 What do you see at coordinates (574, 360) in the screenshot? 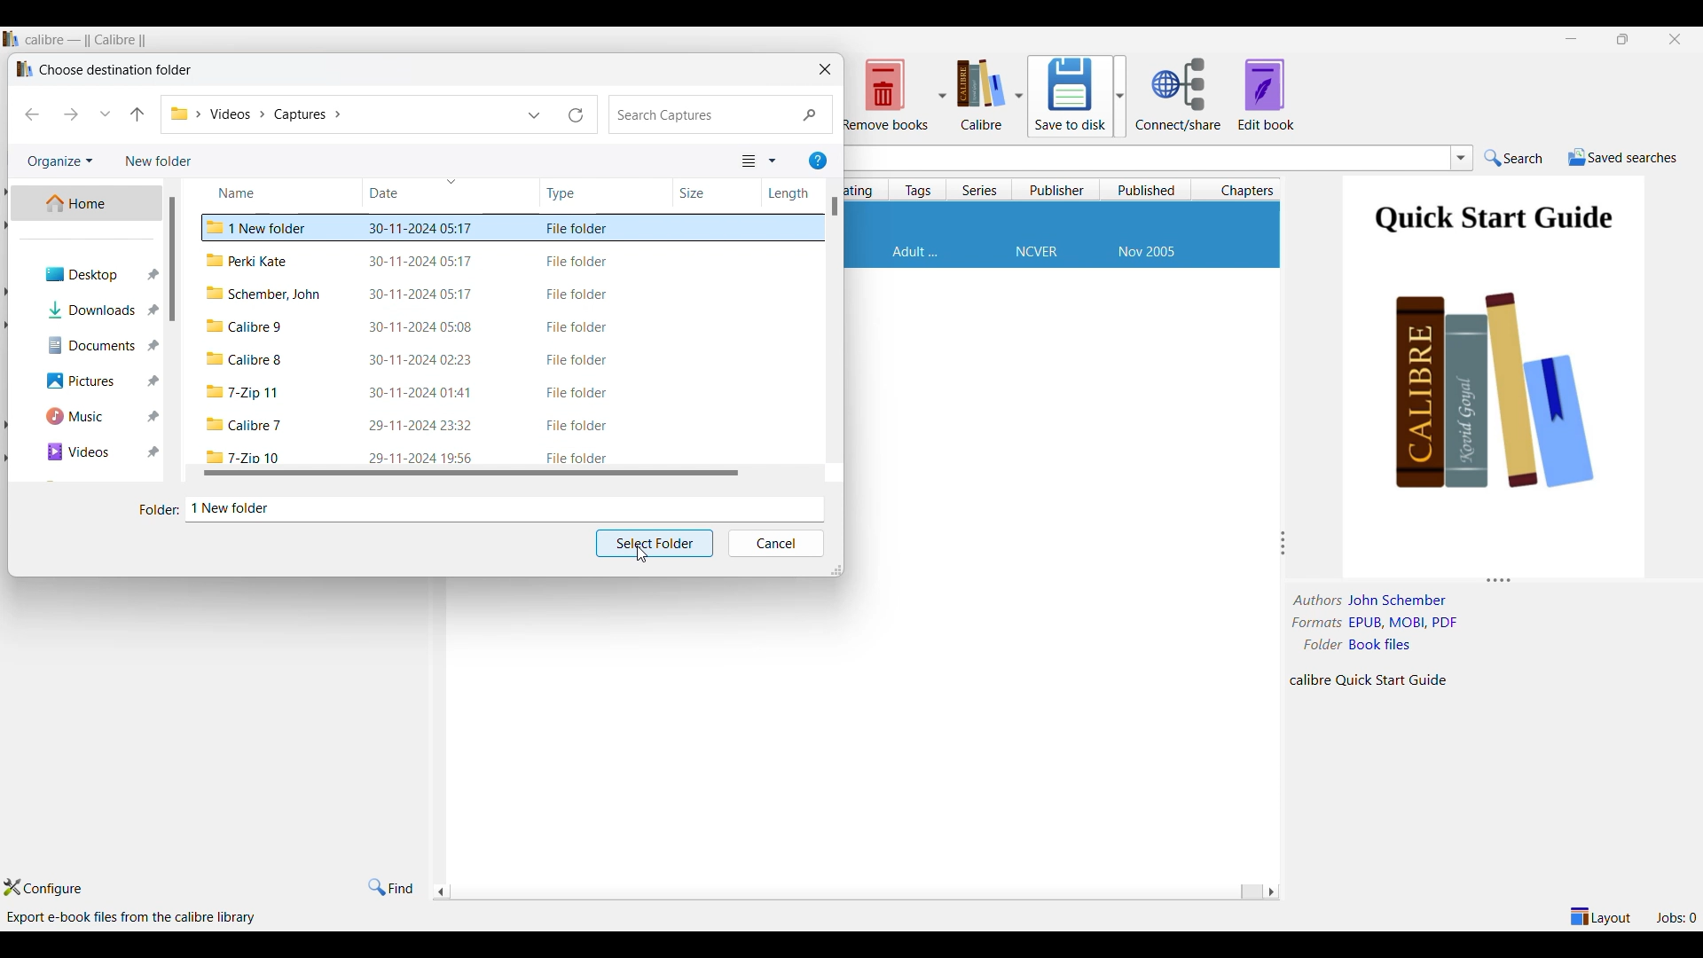
I see `file folder` at bounding box center [574, 360].